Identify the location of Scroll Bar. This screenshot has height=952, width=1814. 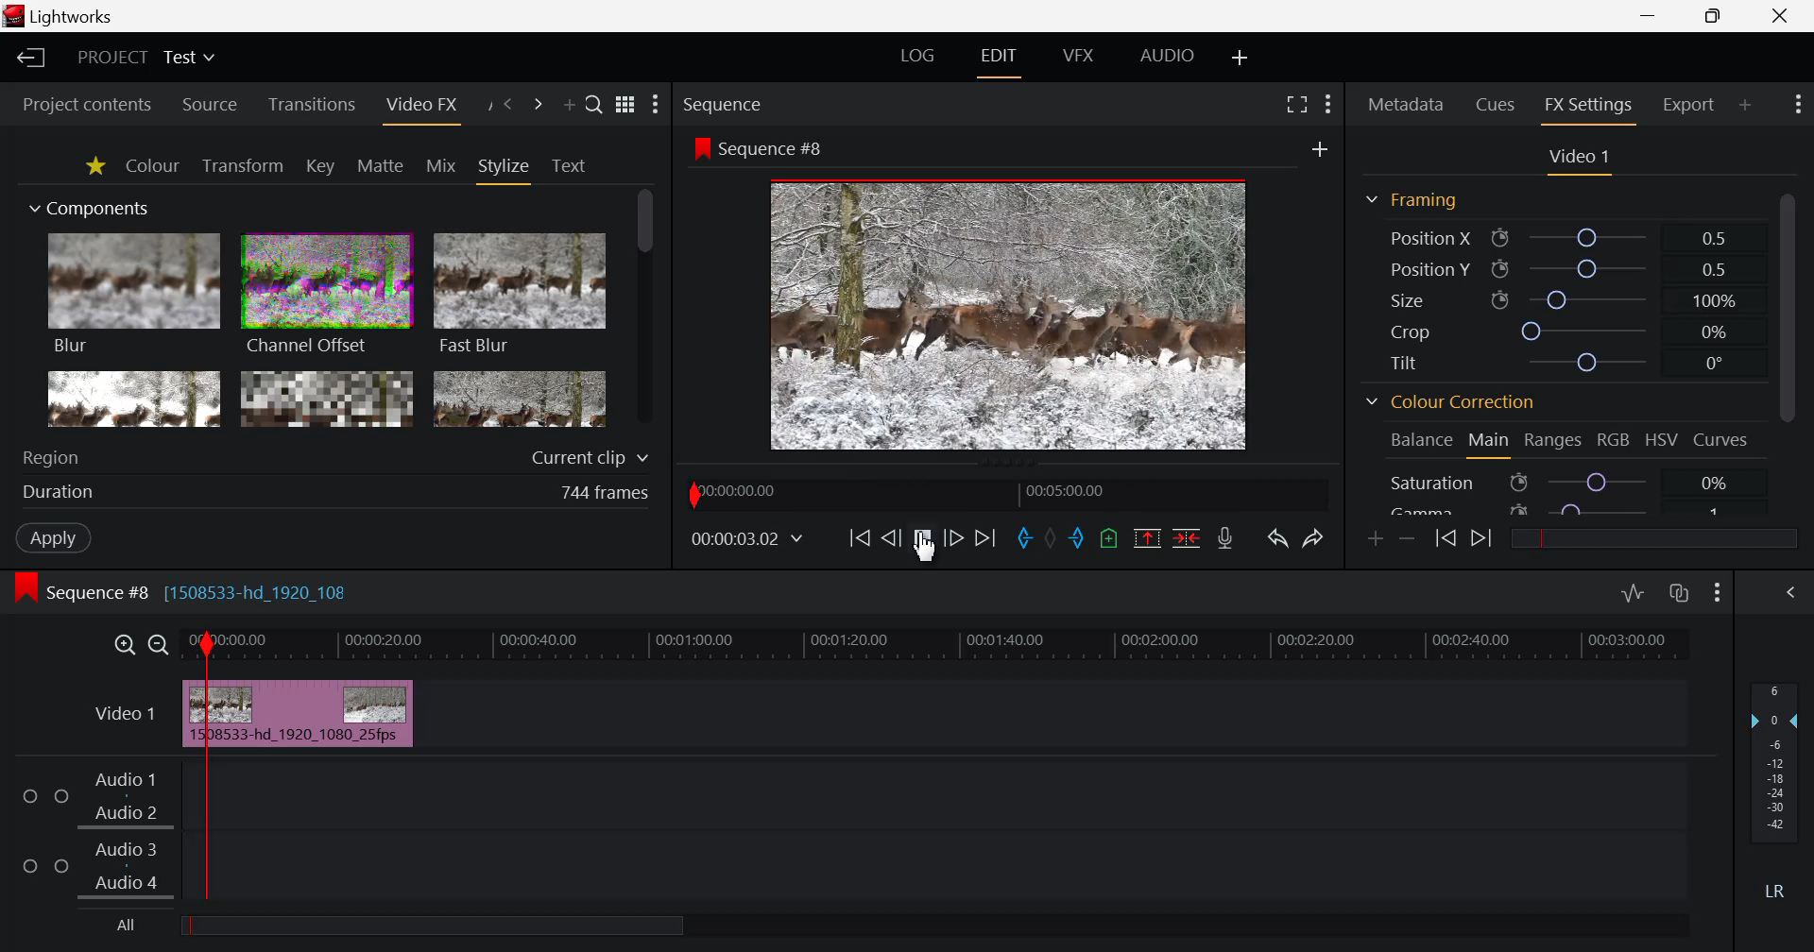
(1788, 348).